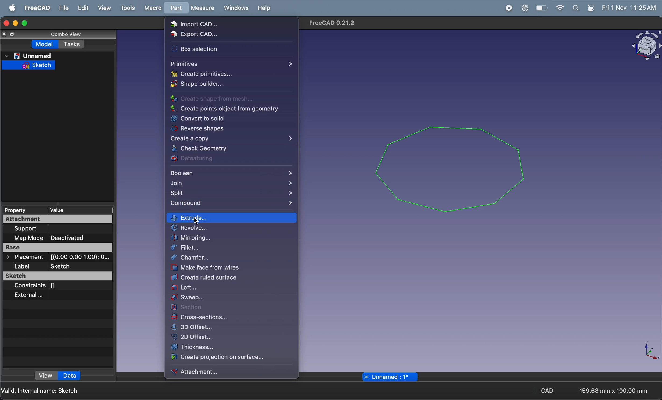  What do you see at coordinates (27, 66) in the screenshot?
I see `sketch` at bounding box center [27, 66].